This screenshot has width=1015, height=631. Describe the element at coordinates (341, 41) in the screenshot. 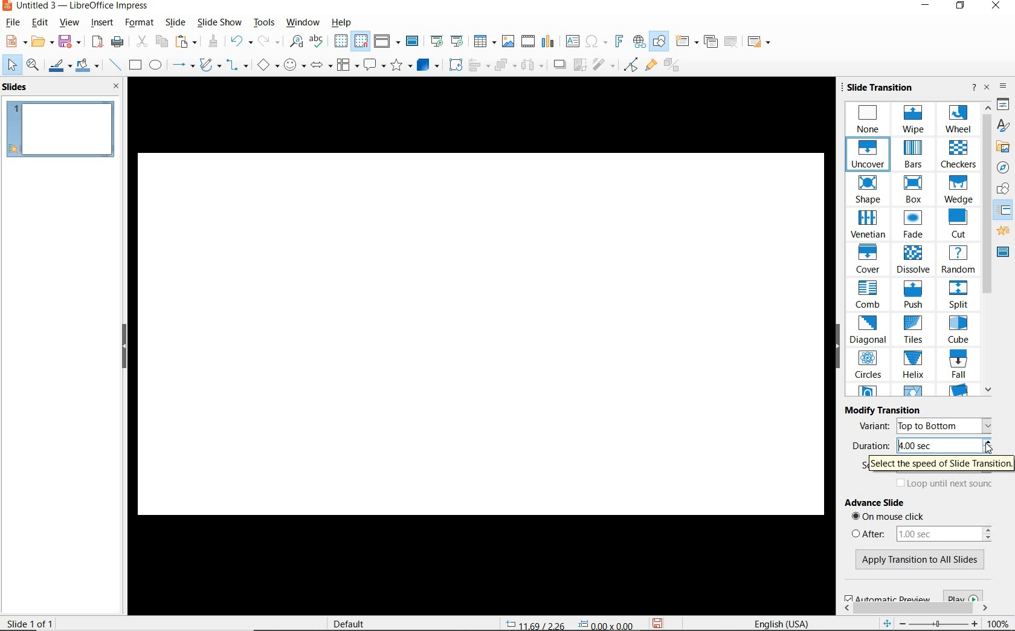

I see `DISPLAY GRID` at that location.